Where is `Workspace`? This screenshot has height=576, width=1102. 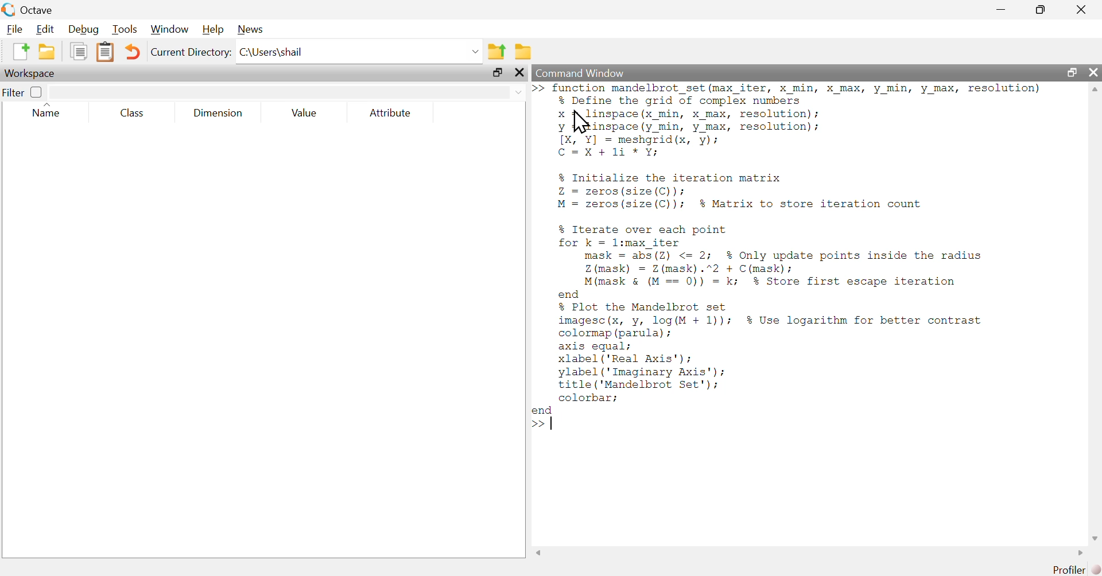 Workspace is located at coordinates (34, 73).